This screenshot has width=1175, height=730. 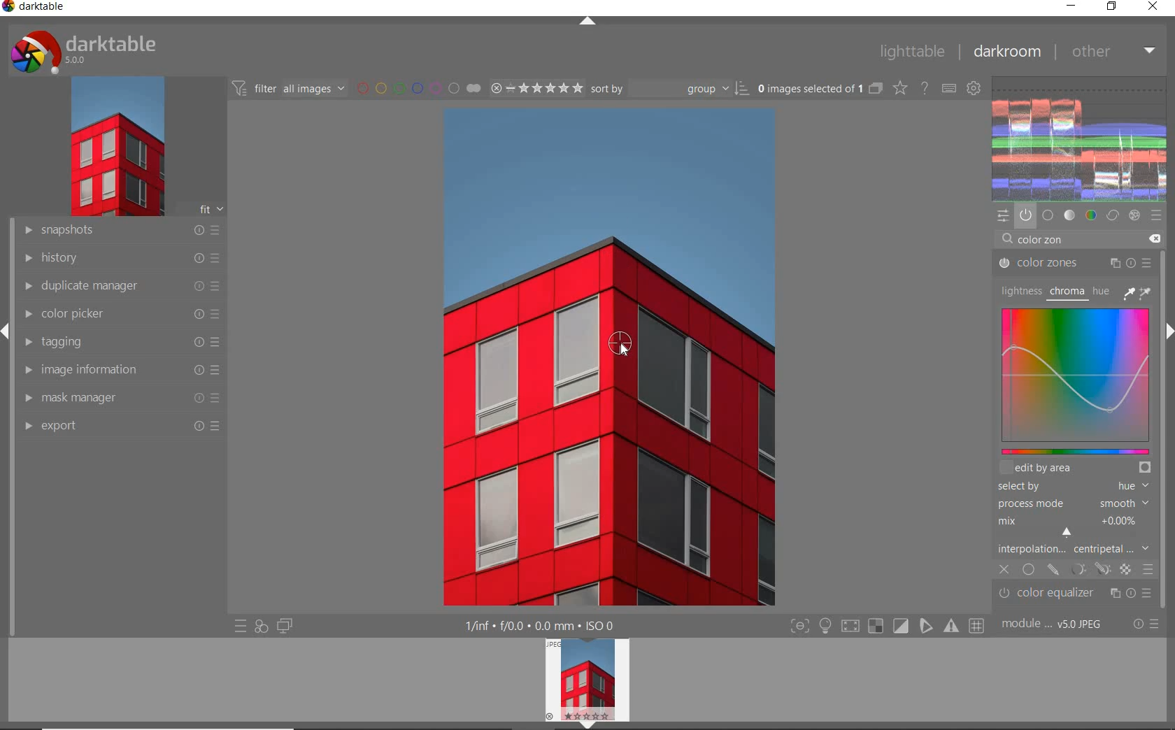 What do you see at coordinates (975, 90) in the screenshot?
I see `show global preferences` at bounding box center [975, 90].